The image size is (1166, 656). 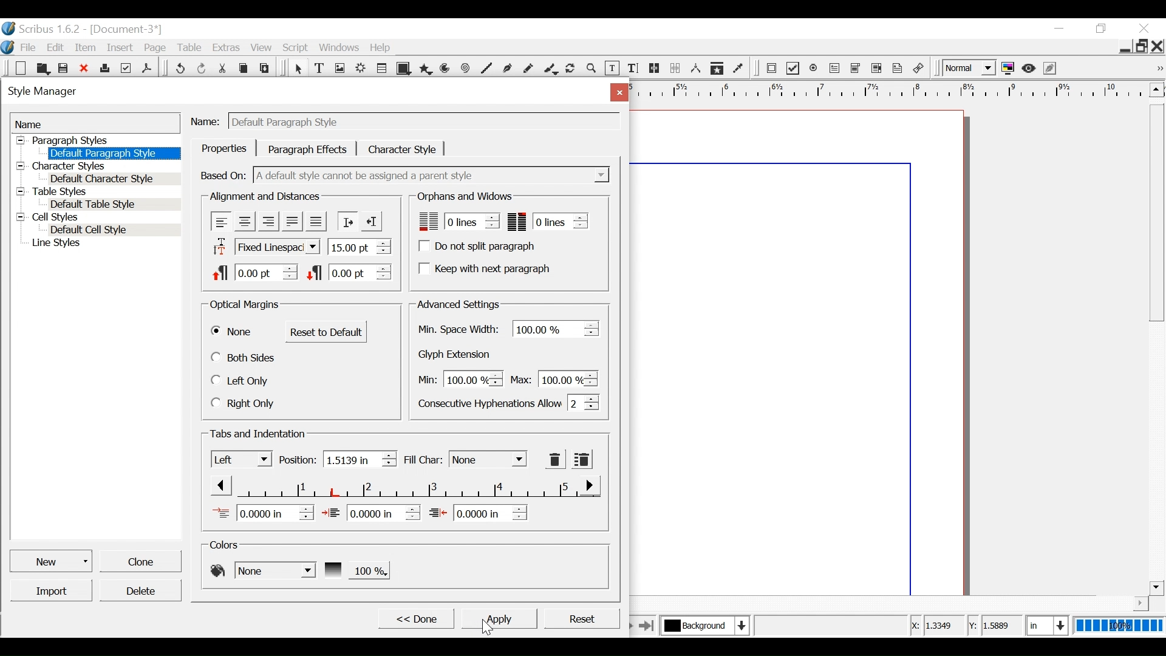 I want to click on link Annotation, so click(x=919, y=69).